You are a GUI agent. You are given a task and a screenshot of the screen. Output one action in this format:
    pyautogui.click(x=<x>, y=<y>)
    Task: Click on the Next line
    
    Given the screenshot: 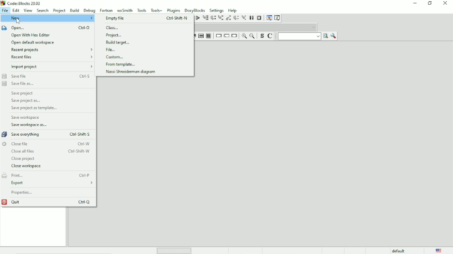 What is the action you would take?
    pyautogui.click(x=213, y=18)
    